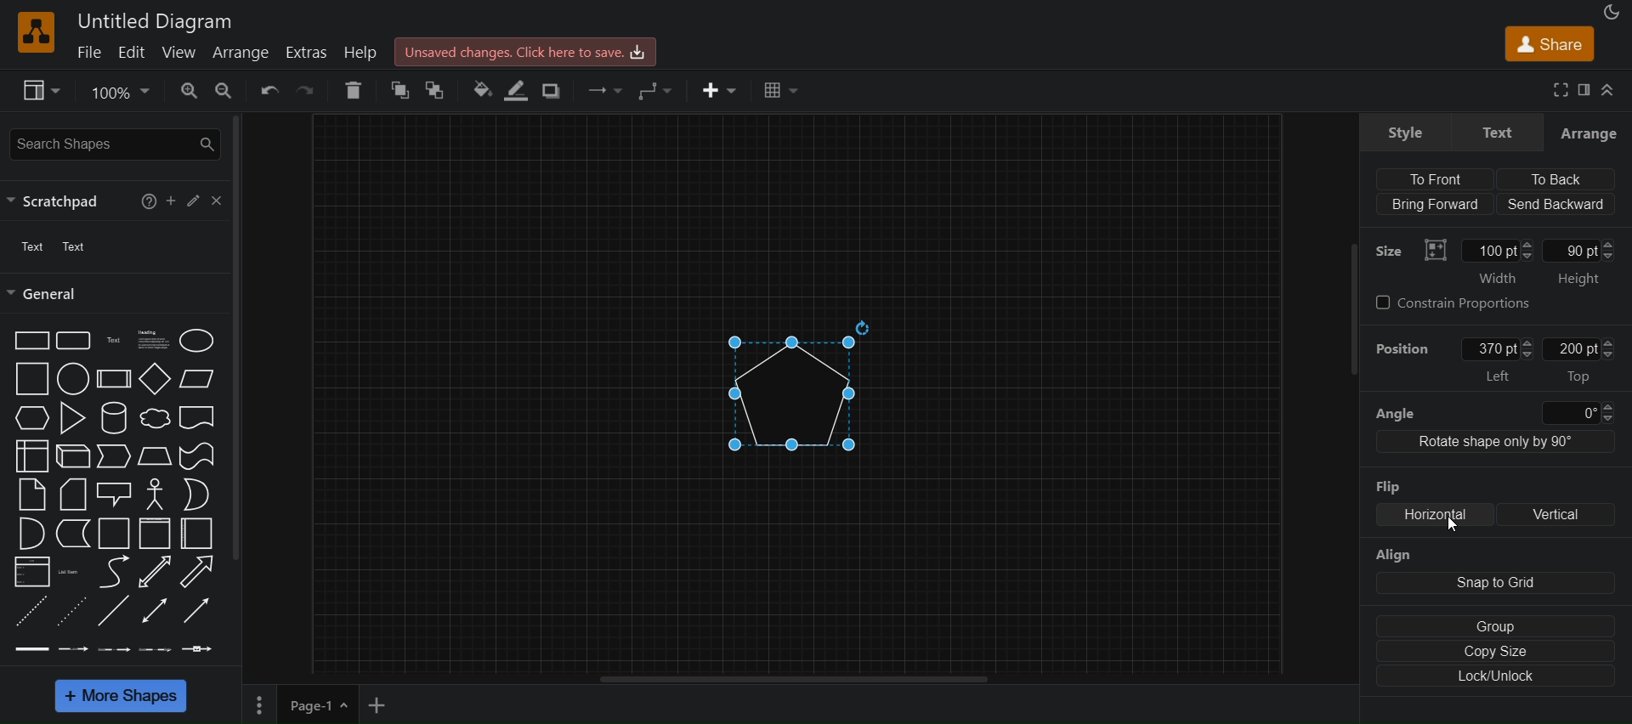 The height and width of the screenshot is (724, 1632). Describe the element at coordinates (32, 534) in the screenshot. I see `And` at that location.